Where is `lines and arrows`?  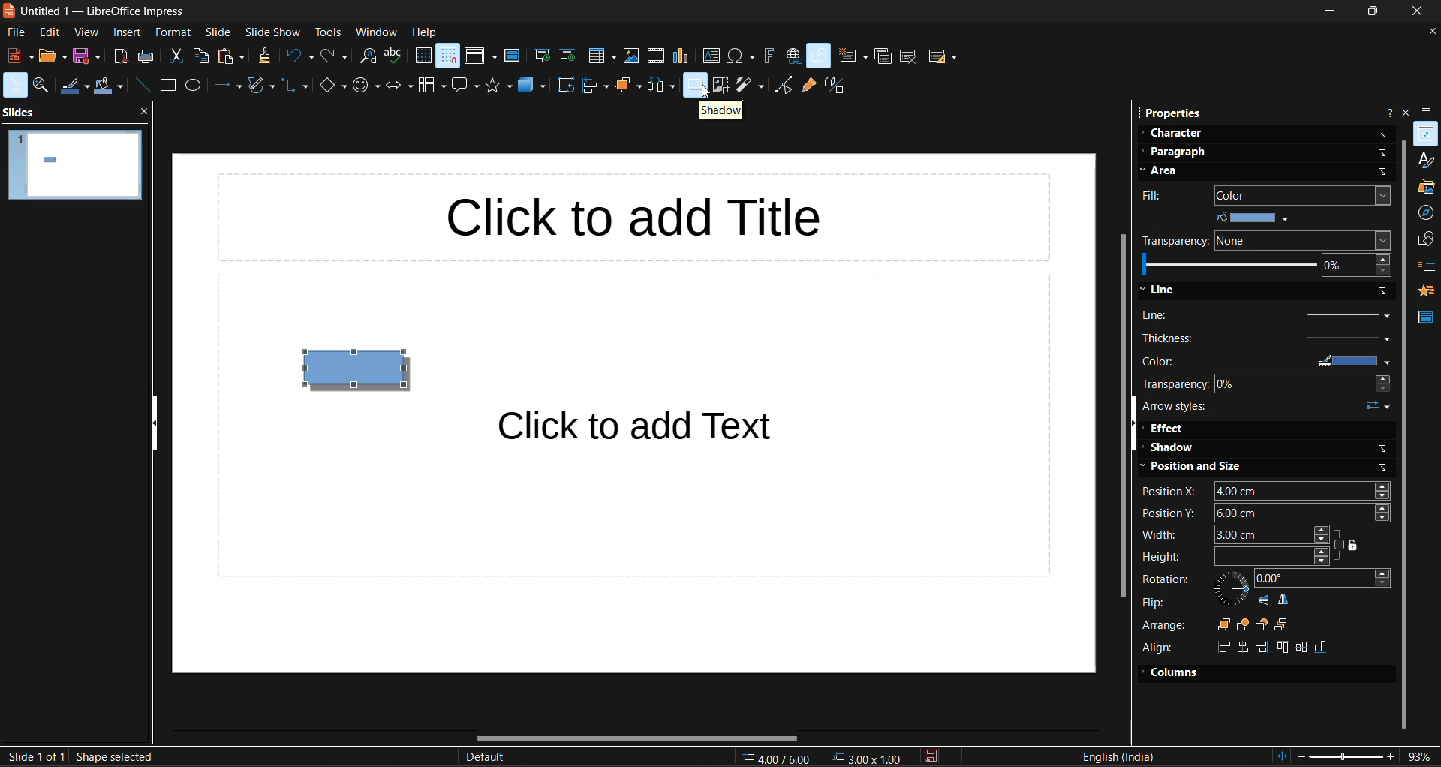 lines and arrows is located at coordinates (229, 86).